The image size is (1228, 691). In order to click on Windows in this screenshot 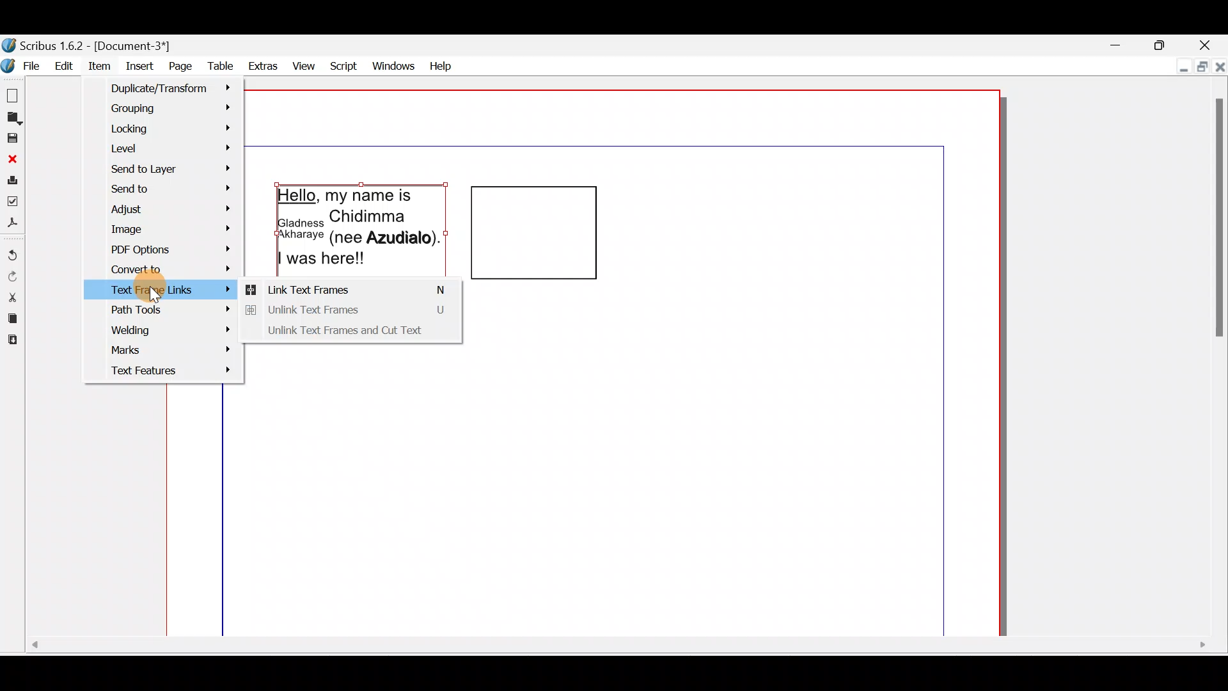, I will do `click(394, 65)`.